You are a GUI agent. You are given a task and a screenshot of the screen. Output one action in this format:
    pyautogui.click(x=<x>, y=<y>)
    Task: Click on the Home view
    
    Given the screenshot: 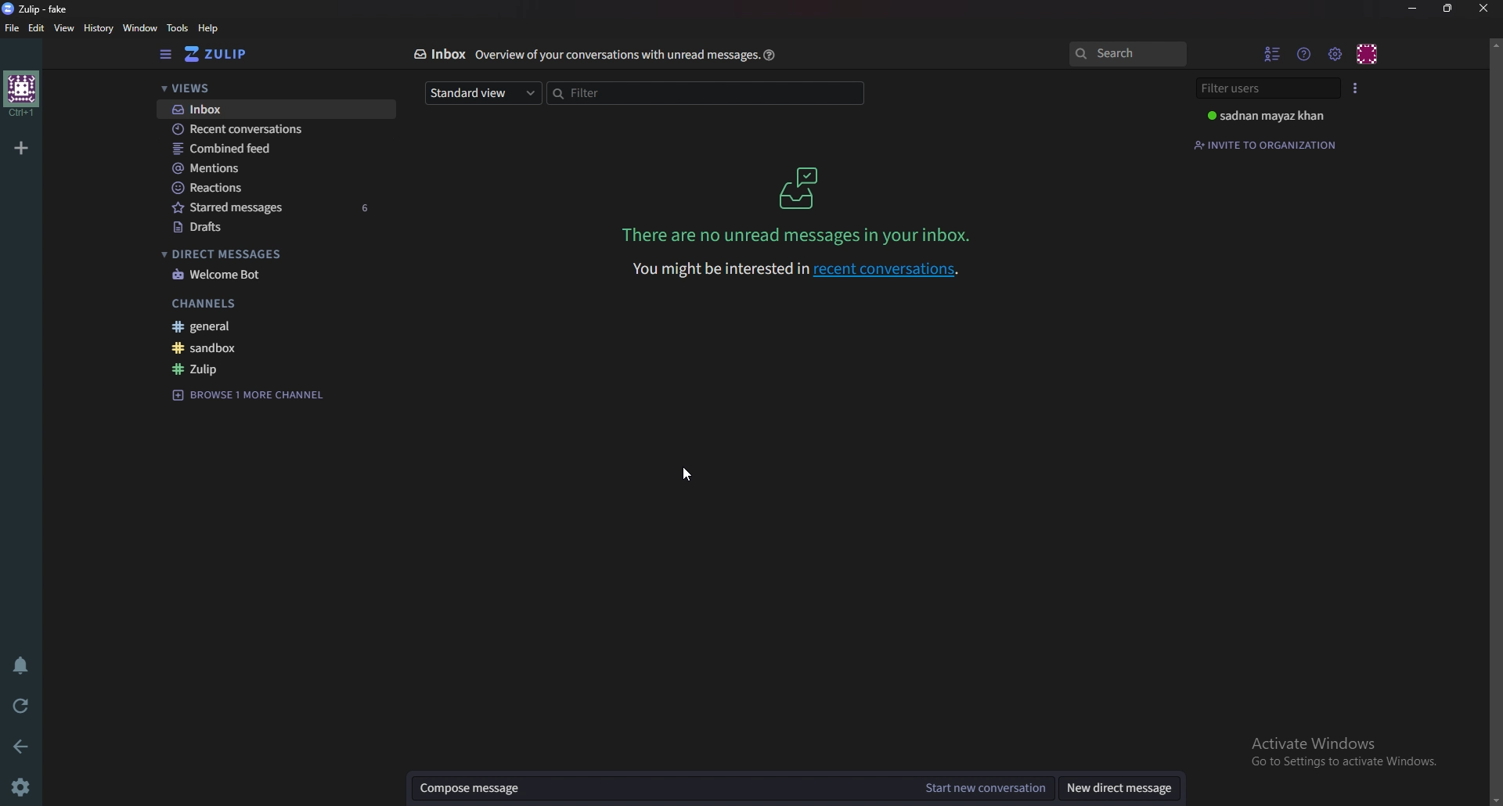 What is the action you would take?
    pyautogui.click(x=231, y=53)
    